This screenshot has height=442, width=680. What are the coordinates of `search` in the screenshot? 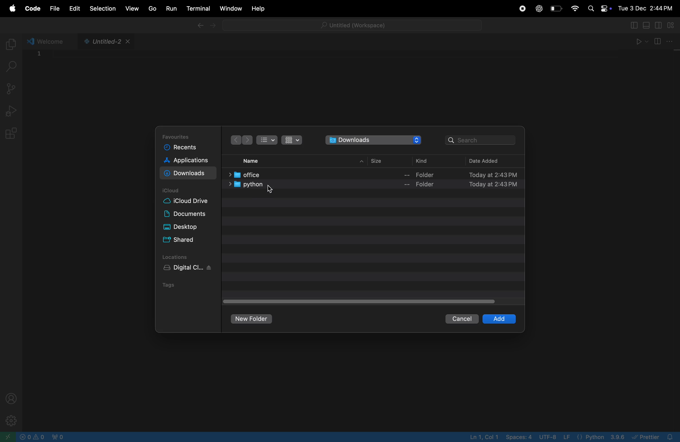 It's located at (12, 68).